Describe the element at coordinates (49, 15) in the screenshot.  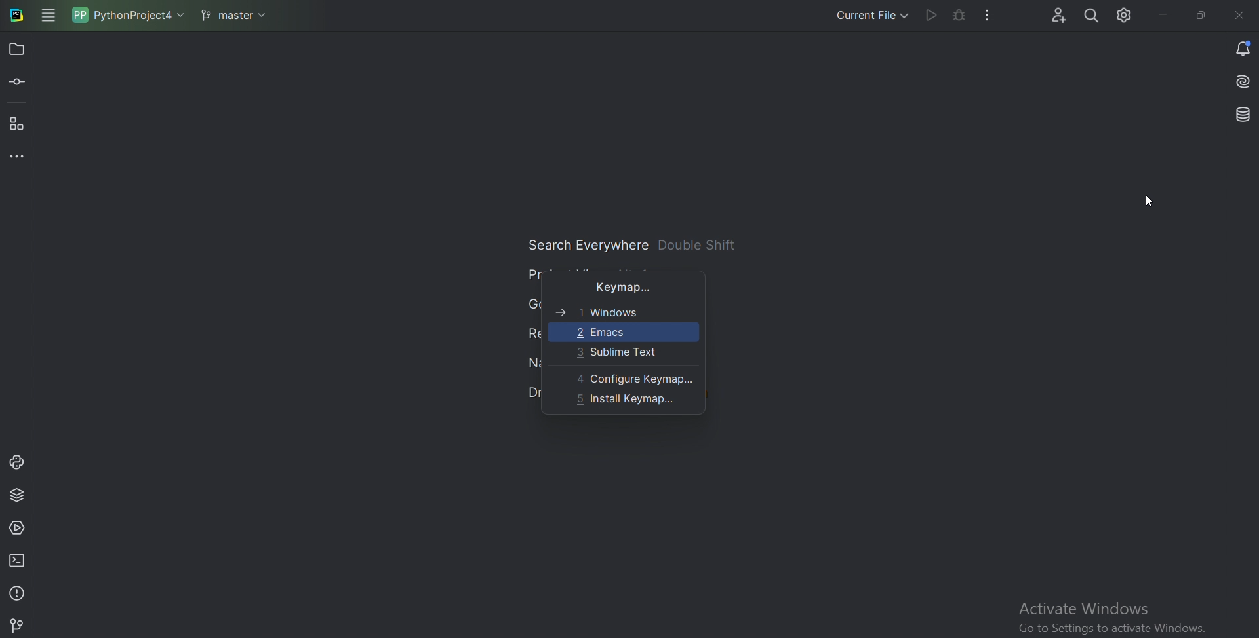
I see `Main menu` at that location.